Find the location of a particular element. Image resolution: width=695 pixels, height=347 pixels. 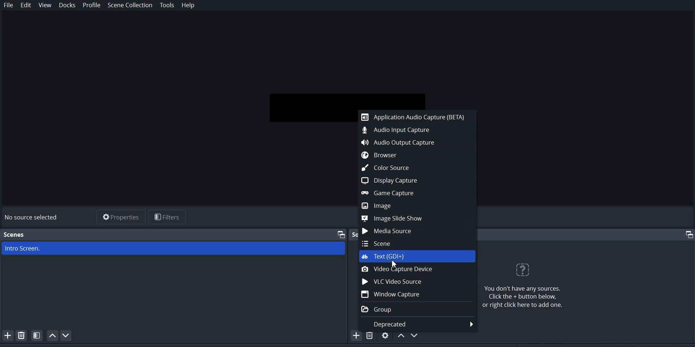

Docks is located at coordinates (67, 5).